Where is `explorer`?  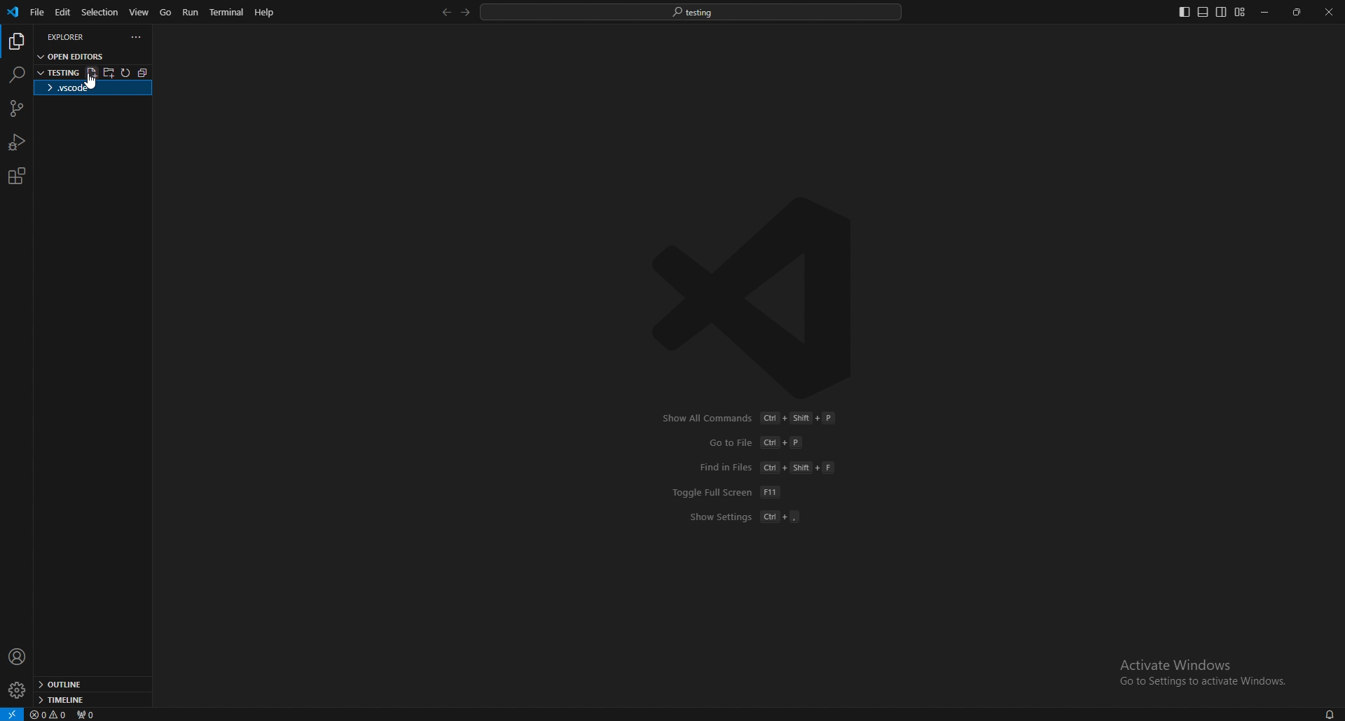
explorer is located at coordinates (74, 36).